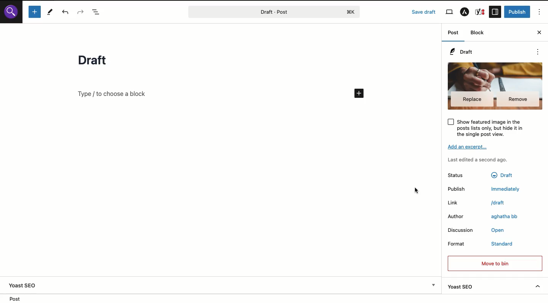  Describe the element at coordinates (504, 243) in the screenshot. I see `text` at that location.